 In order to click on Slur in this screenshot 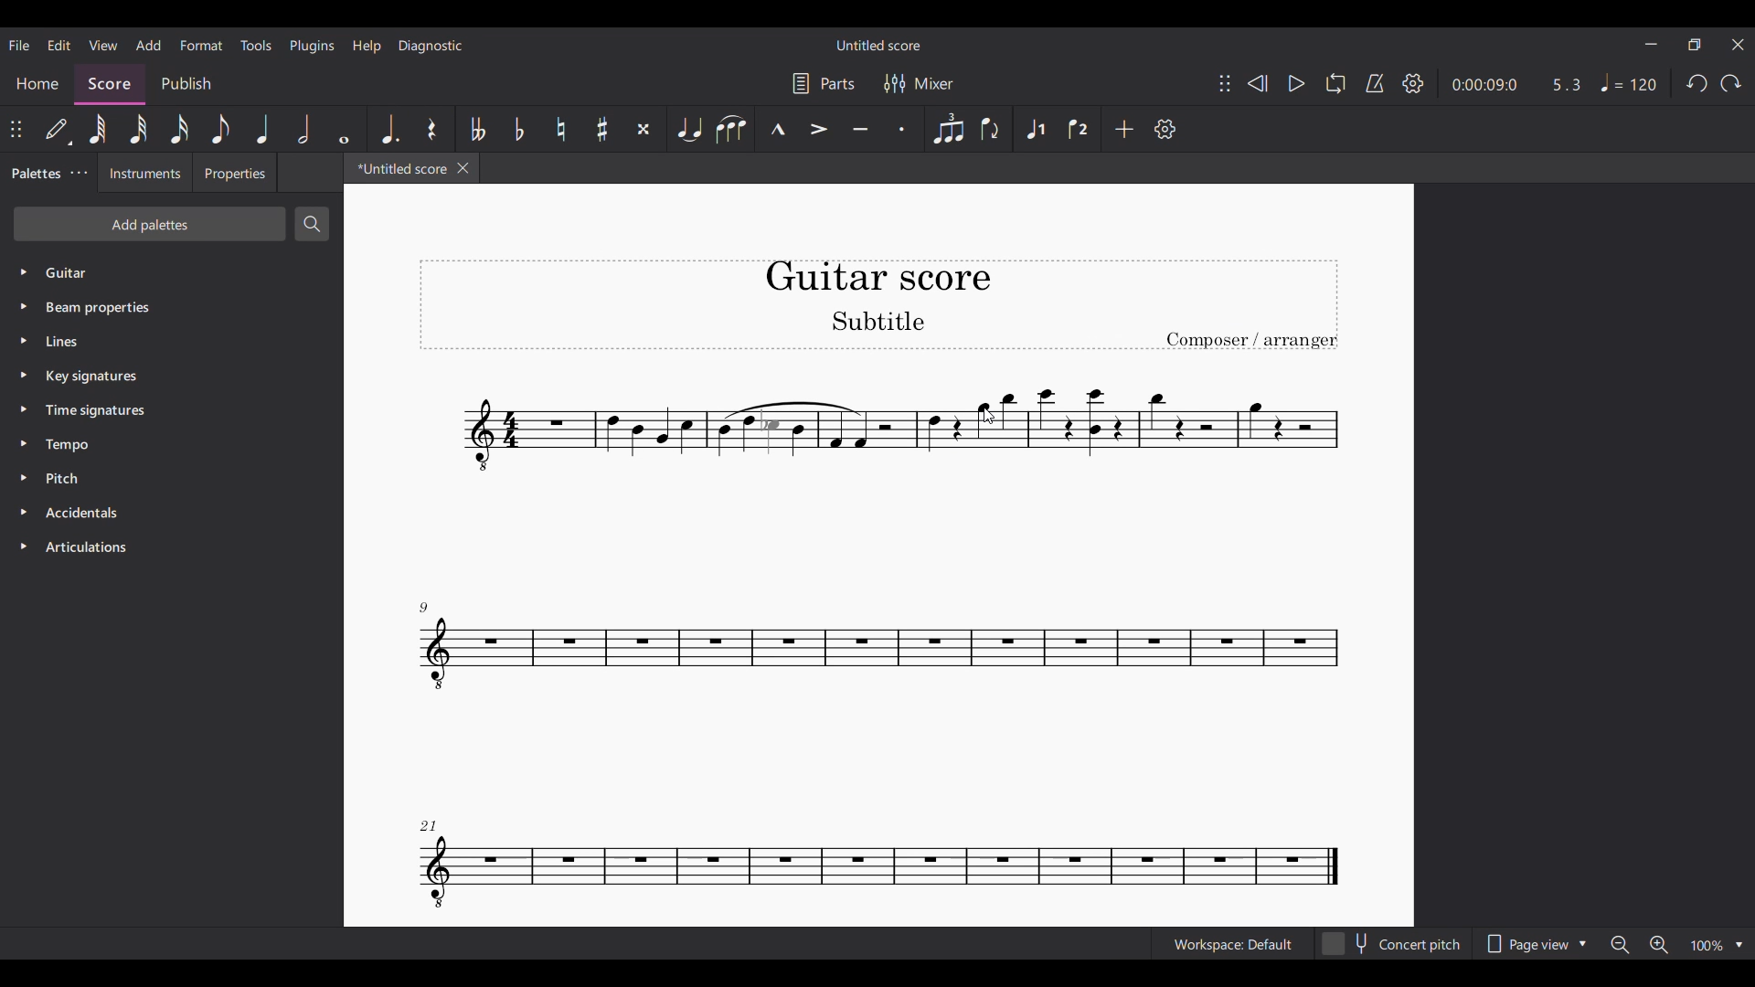, I will do `click(730, 129)`.